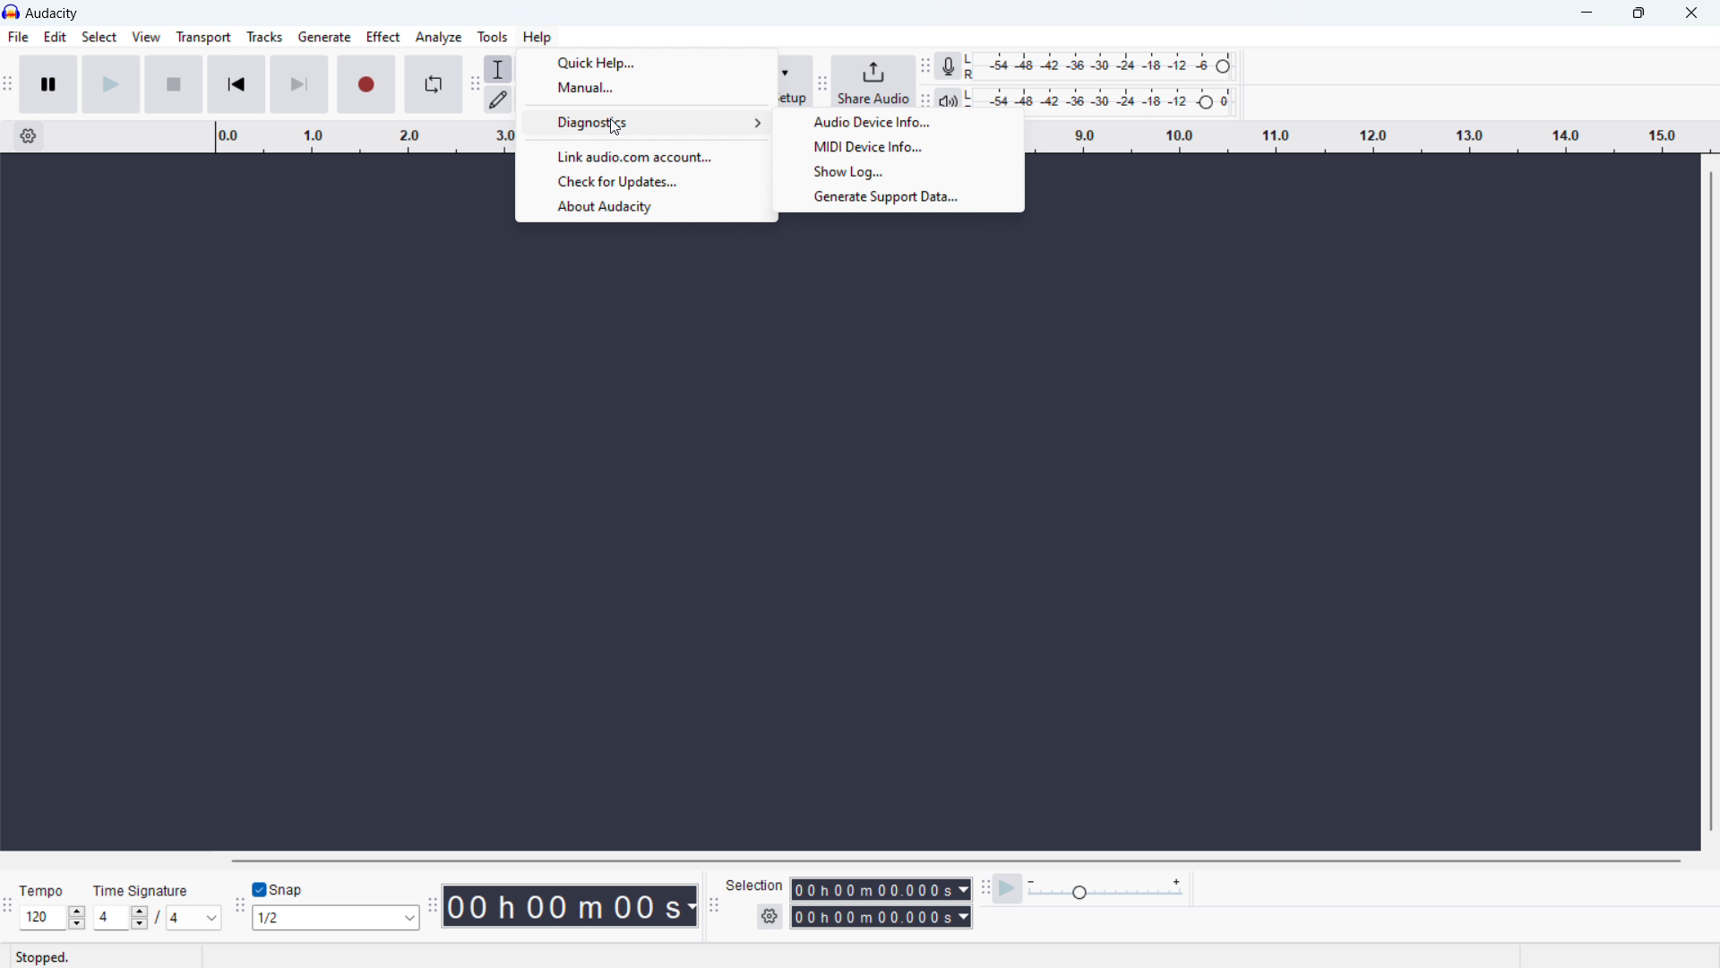  I want to click on stop, so click(173, 84).